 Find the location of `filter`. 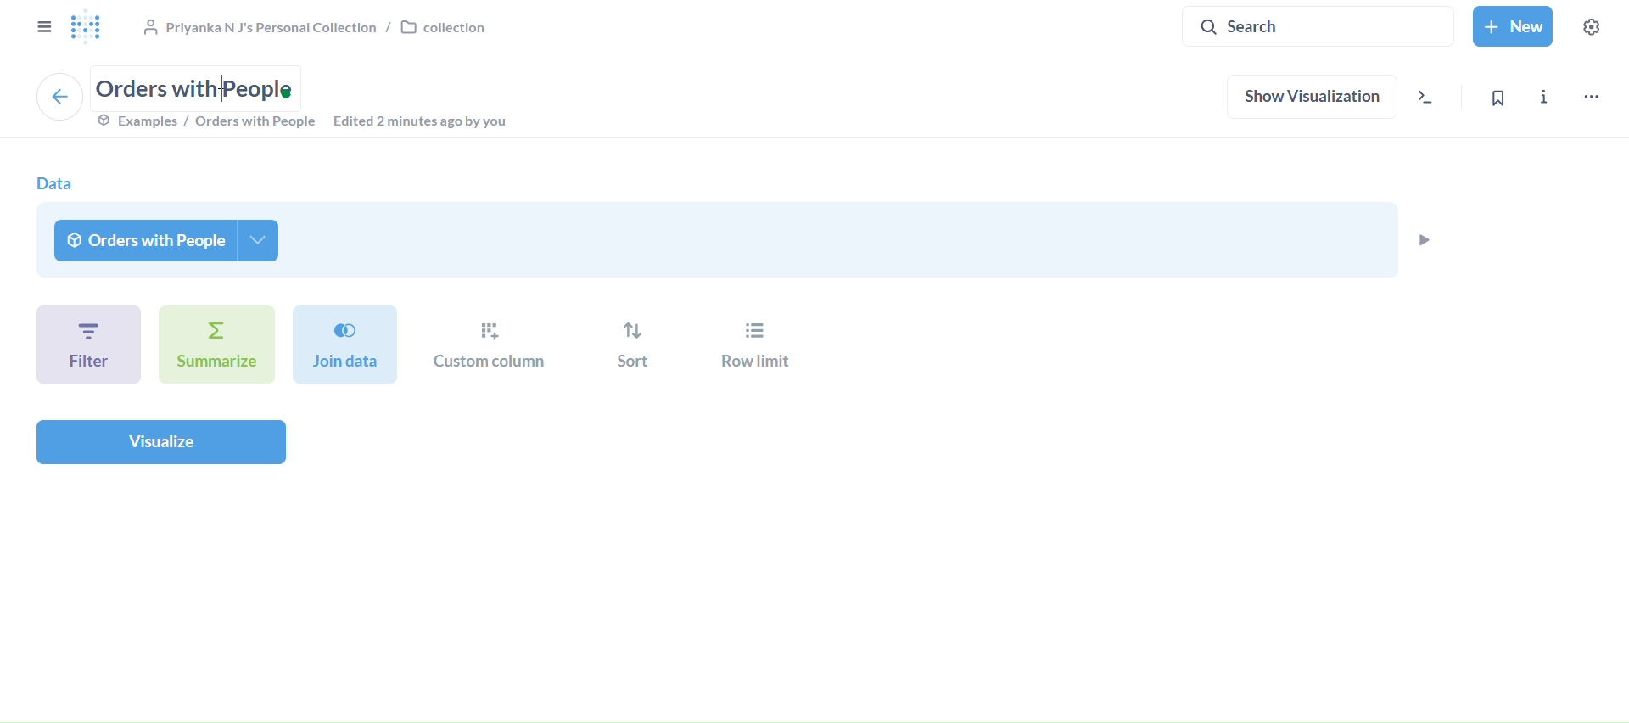

filter is located at coordinates (87, 343).